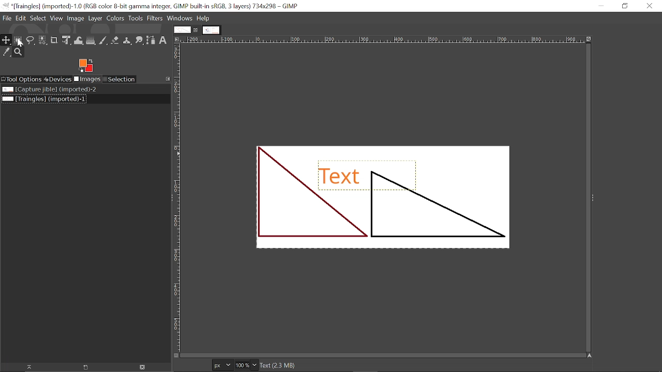 The height and width of the screenshot is (372, 662). What do you see at coordinates (57, 79) in the screenshot?
I see `Devices` at bounding box center [57, 79].